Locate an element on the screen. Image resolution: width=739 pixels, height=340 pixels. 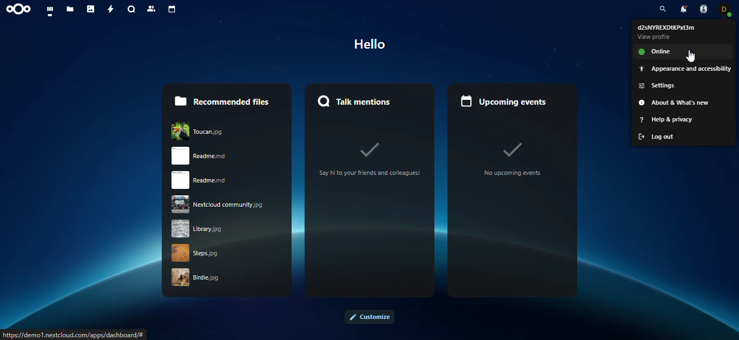
nextcloud is located at coordinates (21, 9).